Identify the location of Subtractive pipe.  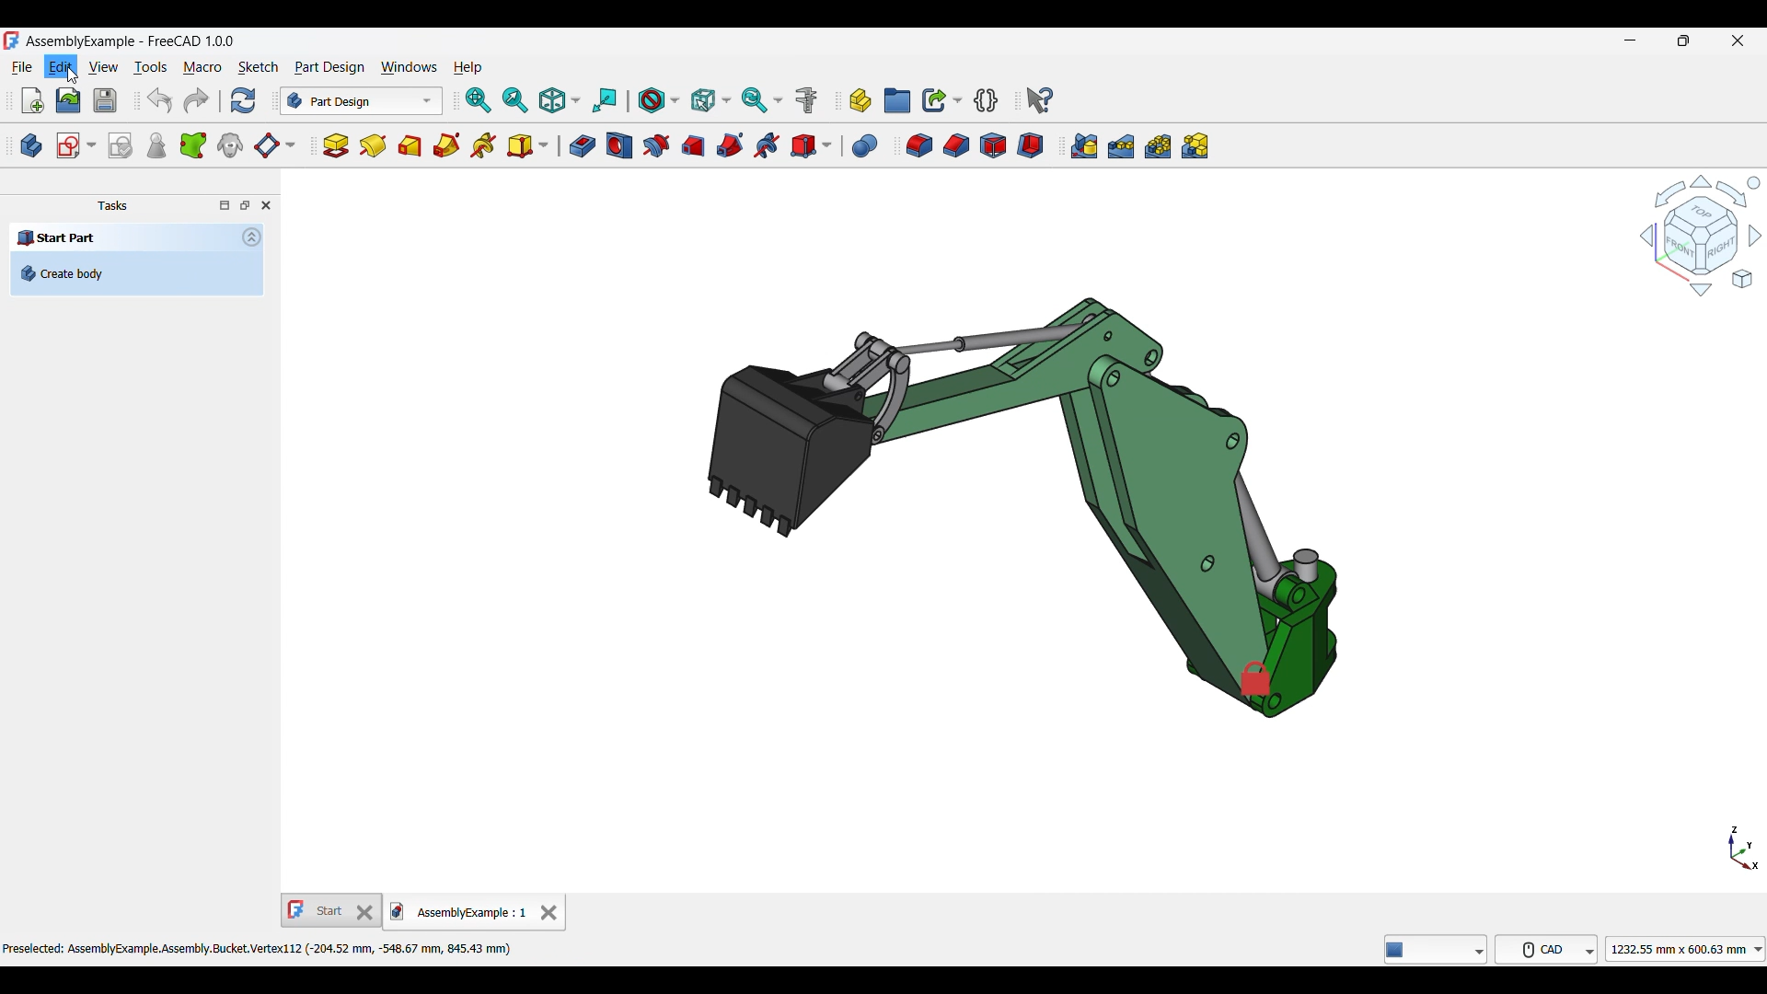
(731, 145).